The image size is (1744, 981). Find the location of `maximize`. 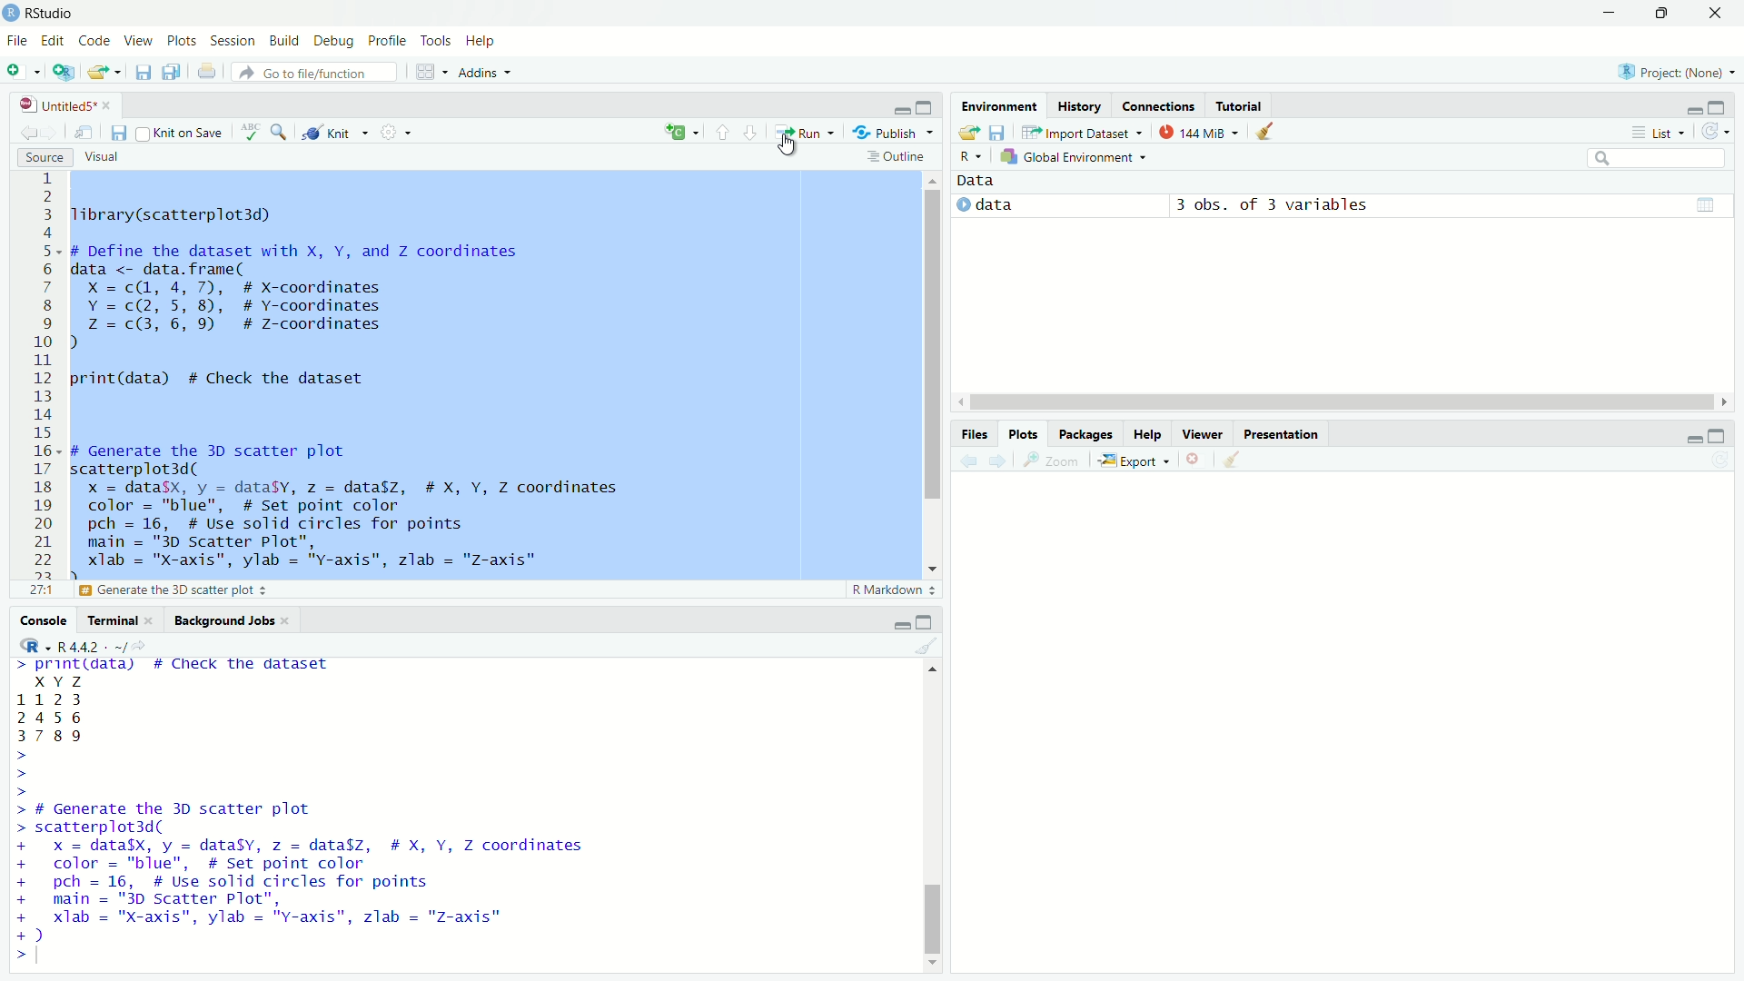

maximize is located at coordinates (1662, 14).